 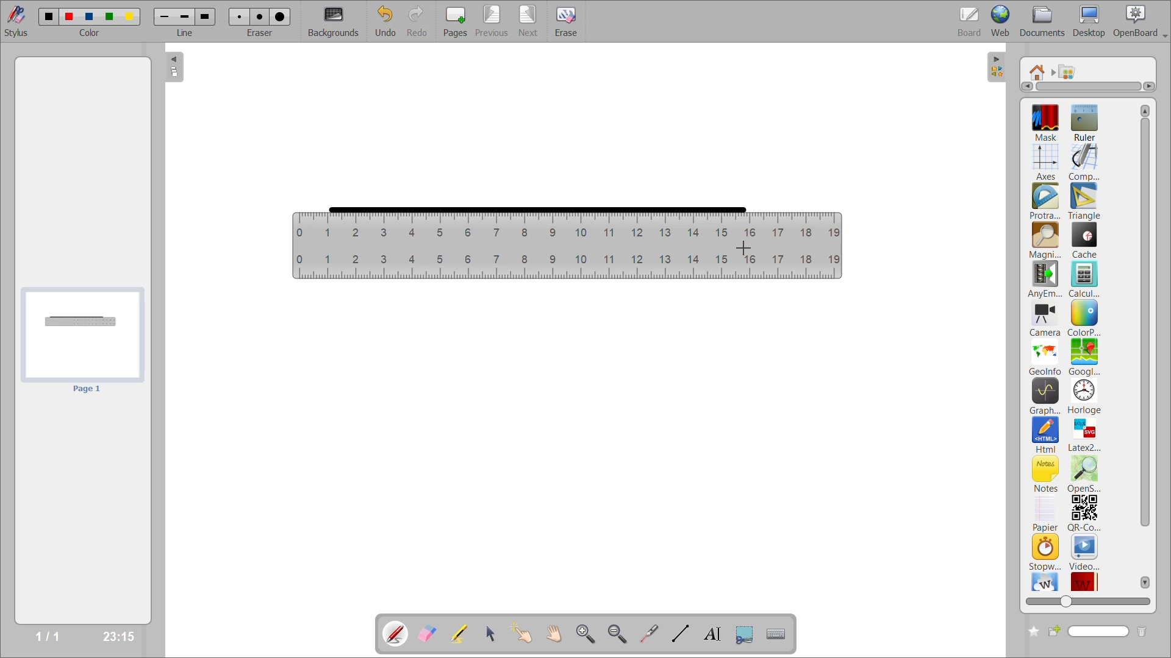 What do you see at coordinates (1085, 396) in the screenshot?
I see `horloge` at bounding box center [1085, 396].